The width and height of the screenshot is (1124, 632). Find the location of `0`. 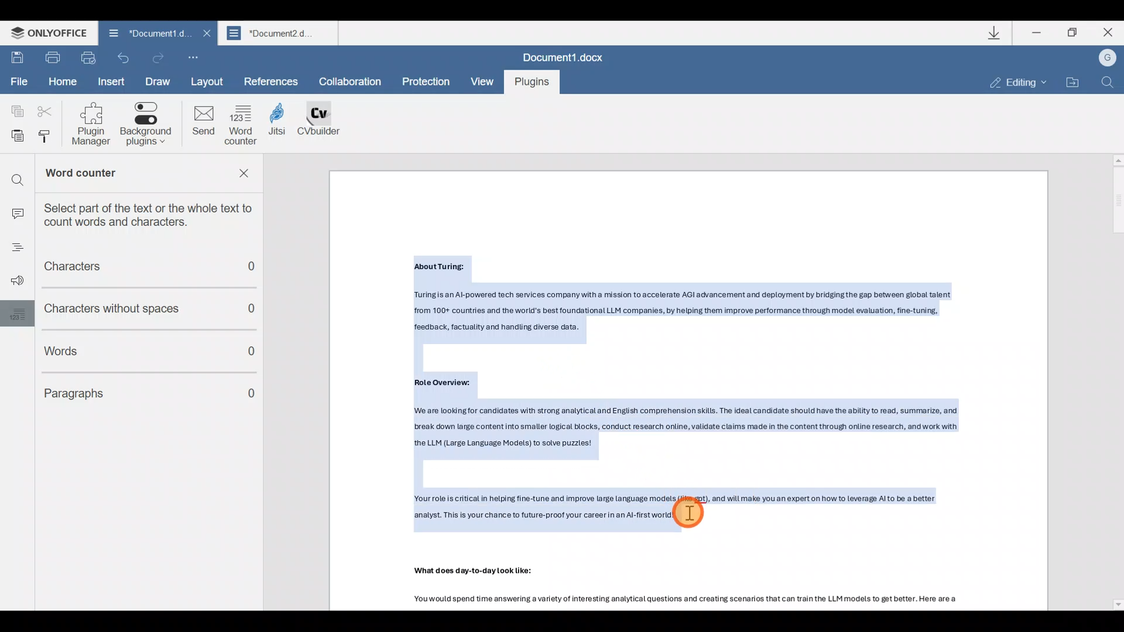

0 is located at coordinates (253, 395).